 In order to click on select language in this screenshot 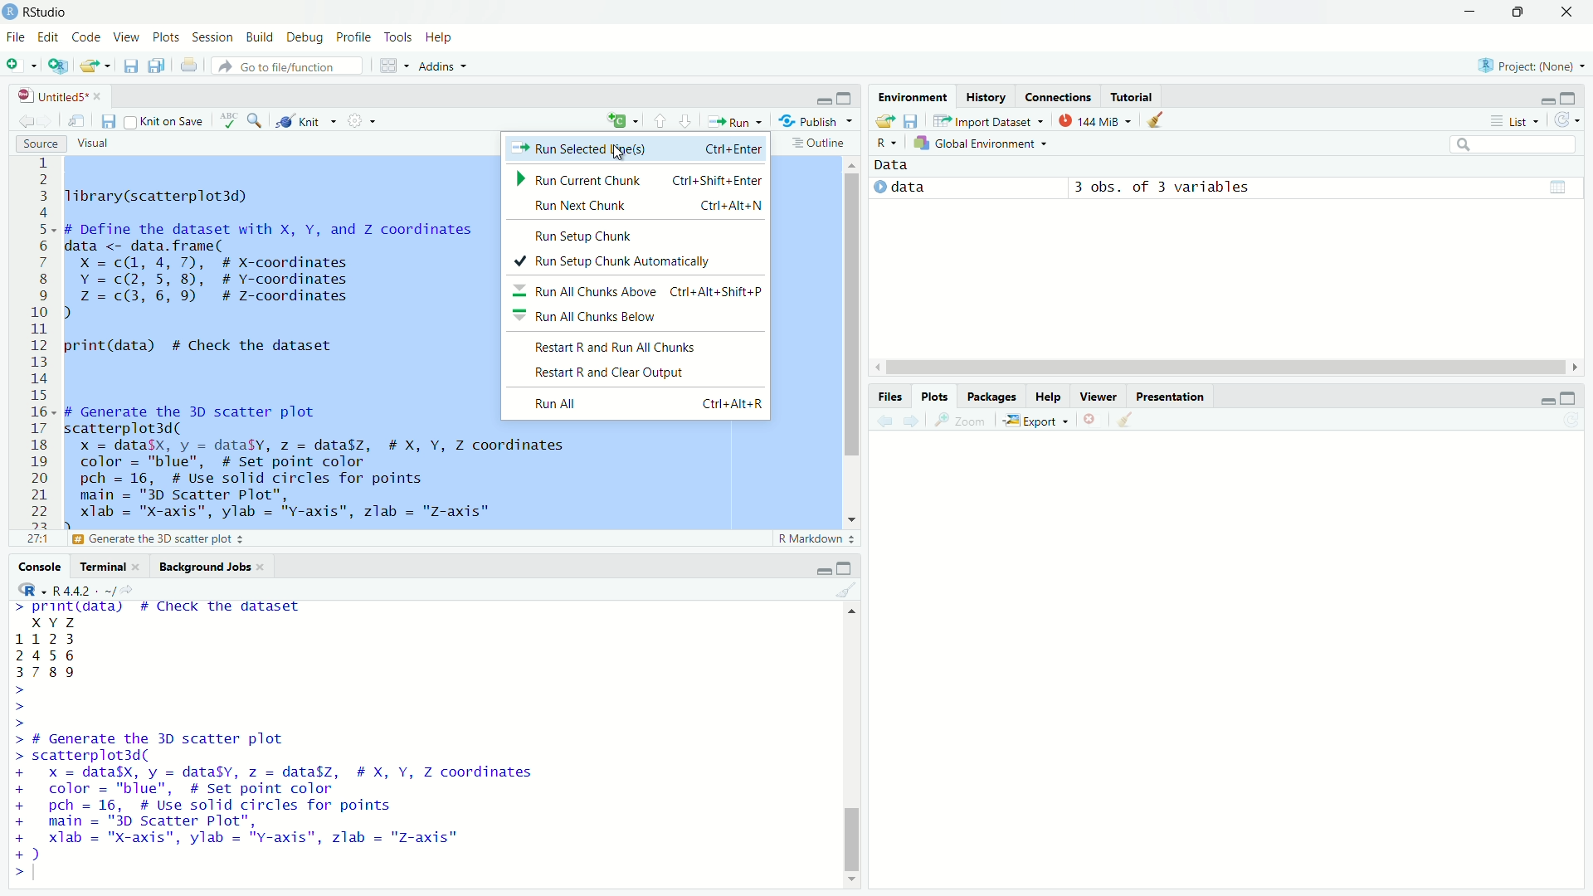, I will do `click(884, 143)`.